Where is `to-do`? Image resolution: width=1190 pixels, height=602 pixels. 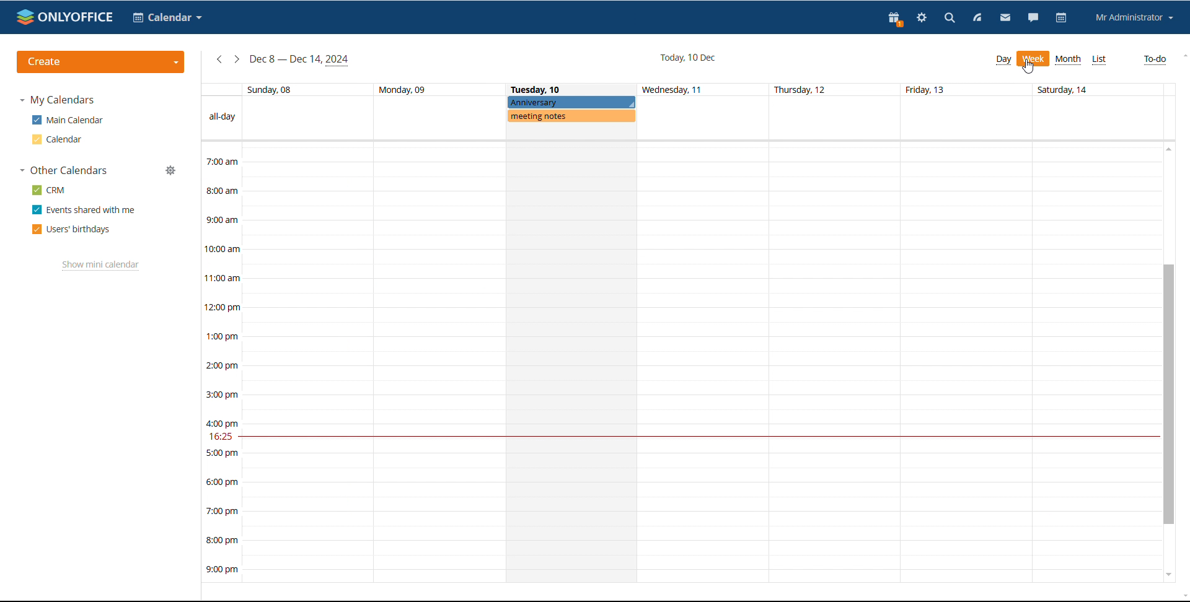
to-do is located at coordinates (1153, 60).